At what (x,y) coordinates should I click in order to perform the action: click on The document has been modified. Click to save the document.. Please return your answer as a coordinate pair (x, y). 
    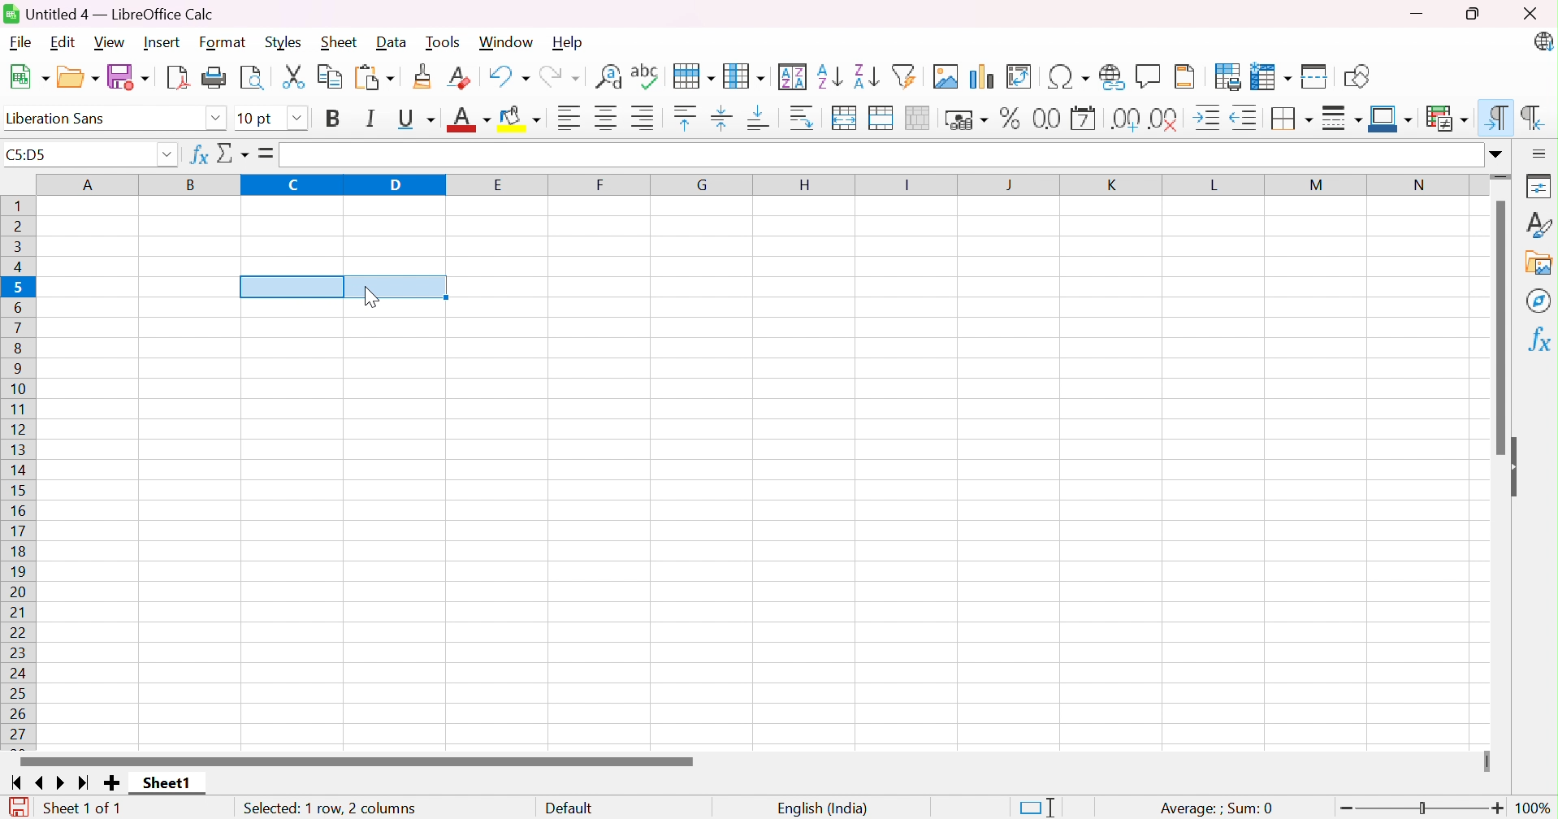
    Looking at the image, I should click on (18, 805).